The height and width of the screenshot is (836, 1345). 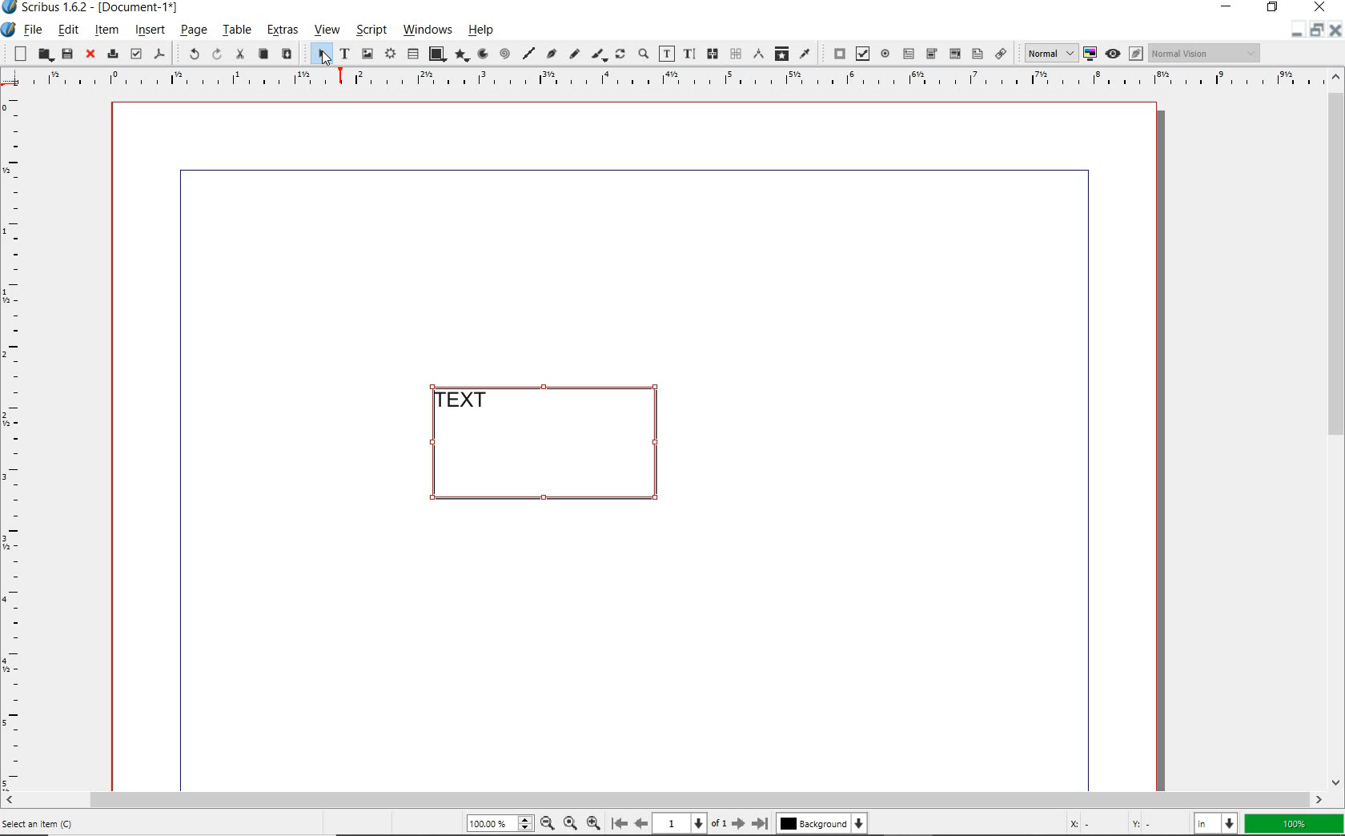 I want to click on cursor coordinates, so click(x=1121, y=823).